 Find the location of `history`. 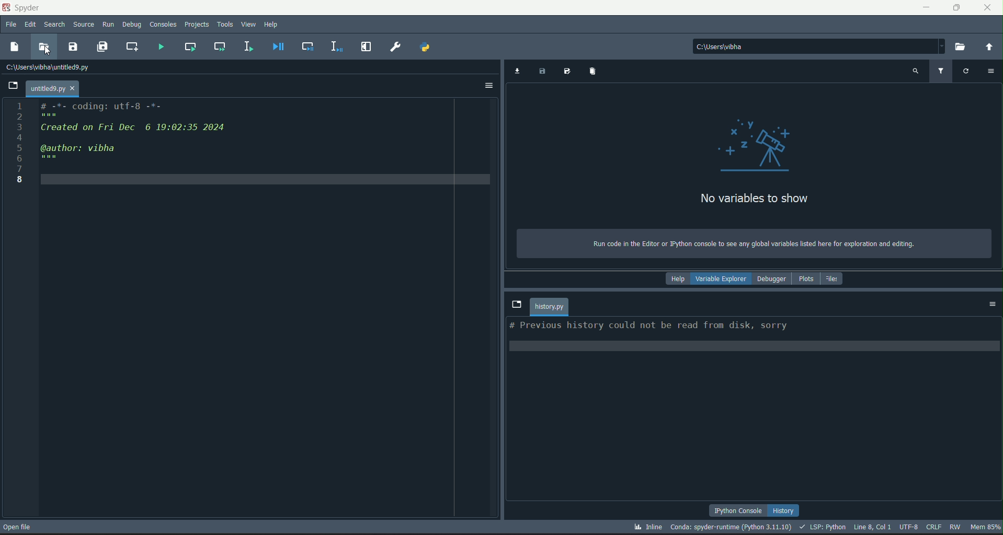

history is located at coordinates (785, 509).